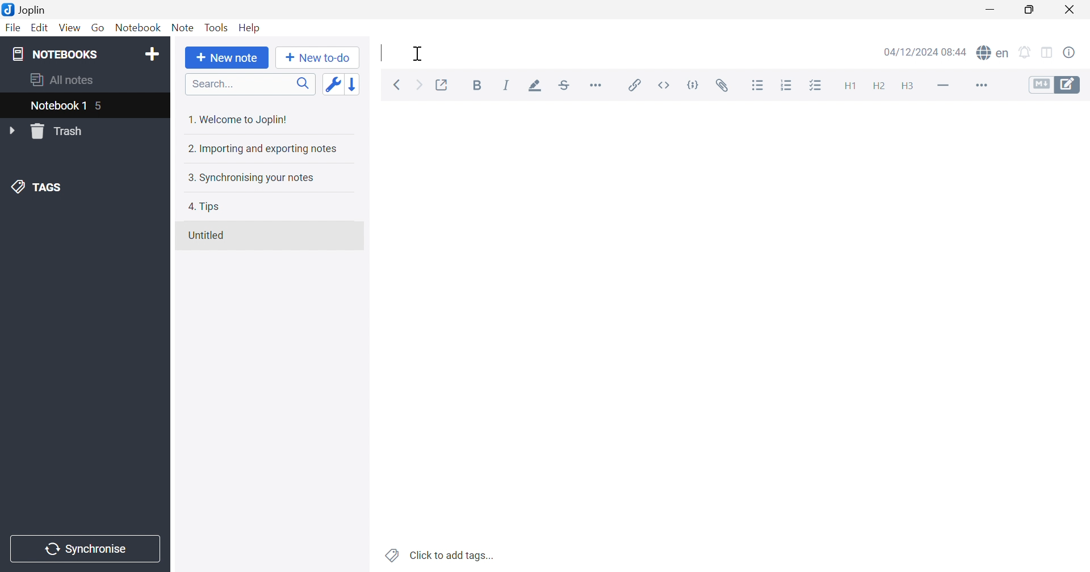  I want to click on Bulleted list, so click(759, 87).